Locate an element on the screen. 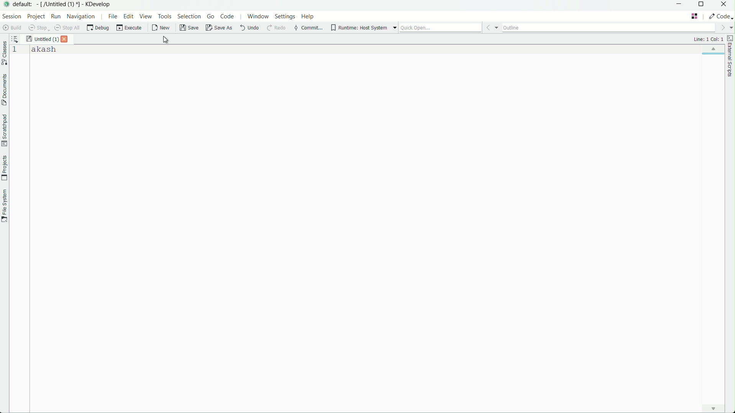 This screenshot has height=413, width=735. undo is located at coordinates (250, 28).